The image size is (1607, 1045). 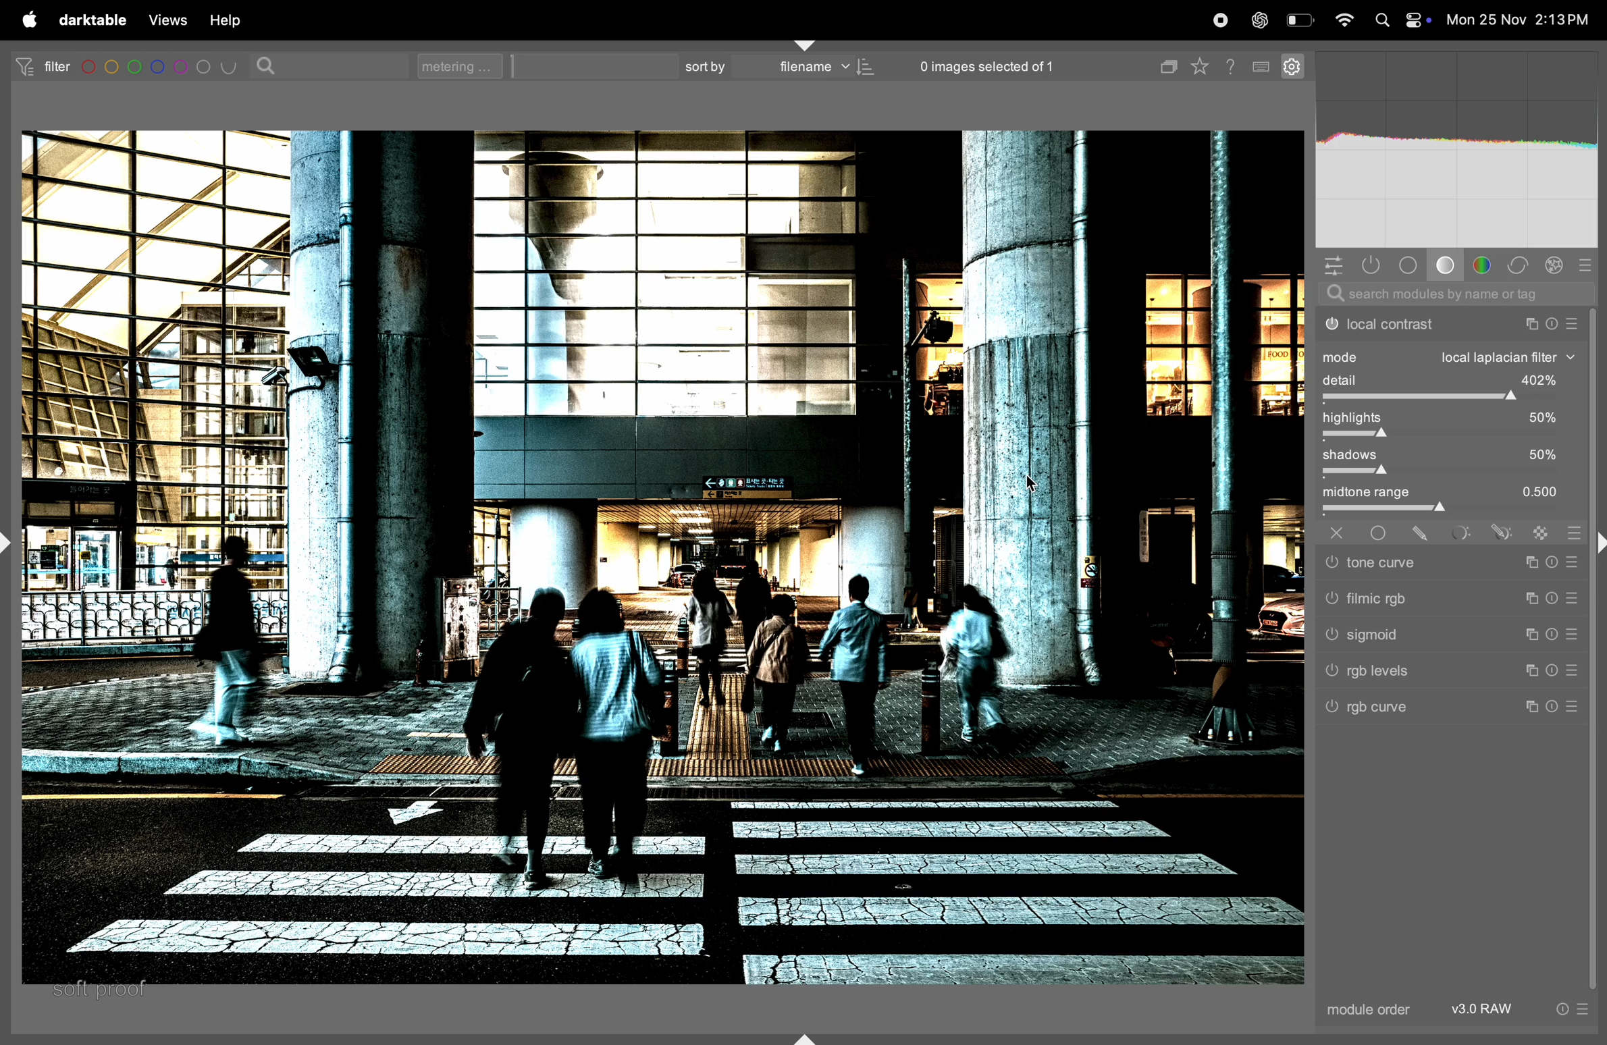 What do you see at coordinates (1448, 419) in the screenshot?
I see `highlights` at bounding box center [1448, 419].